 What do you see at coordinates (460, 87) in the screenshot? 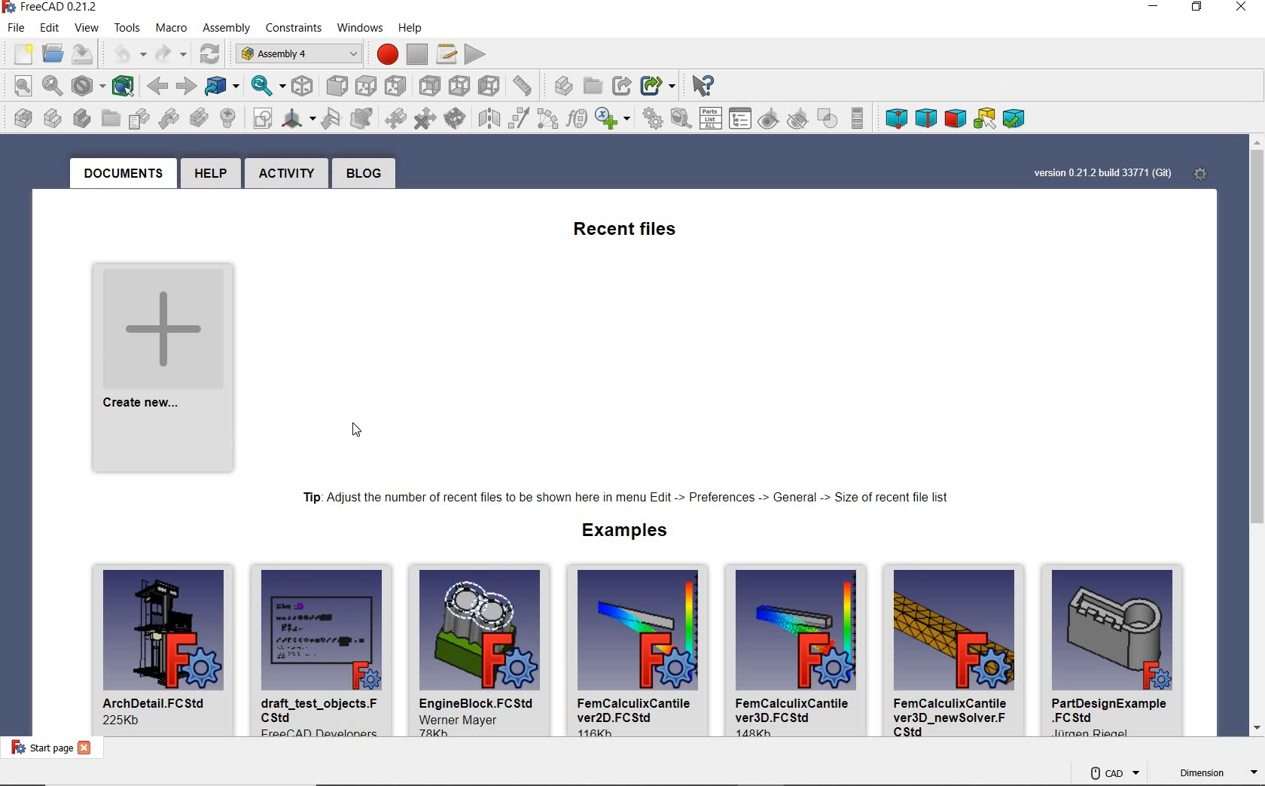
I see `bottom` at bounding box center [460, 87].